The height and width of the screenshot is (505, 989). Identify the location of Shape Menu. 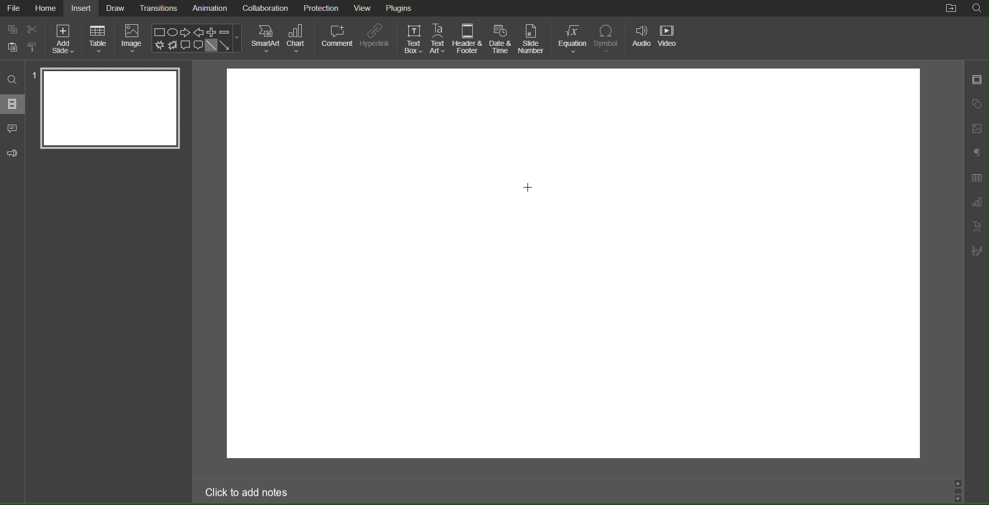
(196, 38).